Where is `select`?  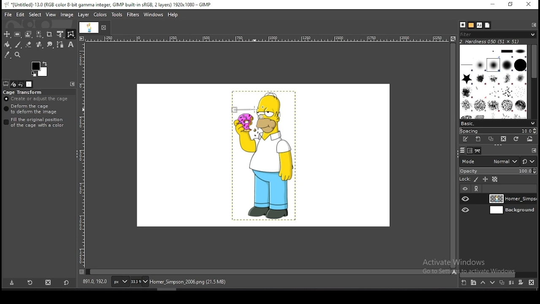 select is located at coordinates (35, 14).